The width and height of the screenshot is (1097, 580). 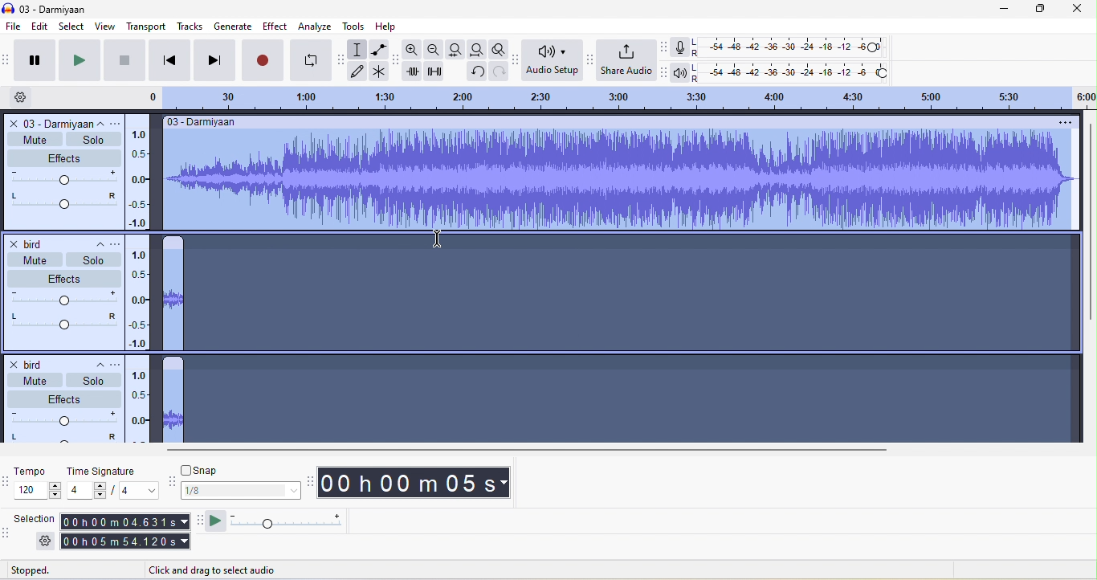 What do you see at coordinates (190, 27) in the screenshot?
I see `tracks` at bounding box center [190, 27].